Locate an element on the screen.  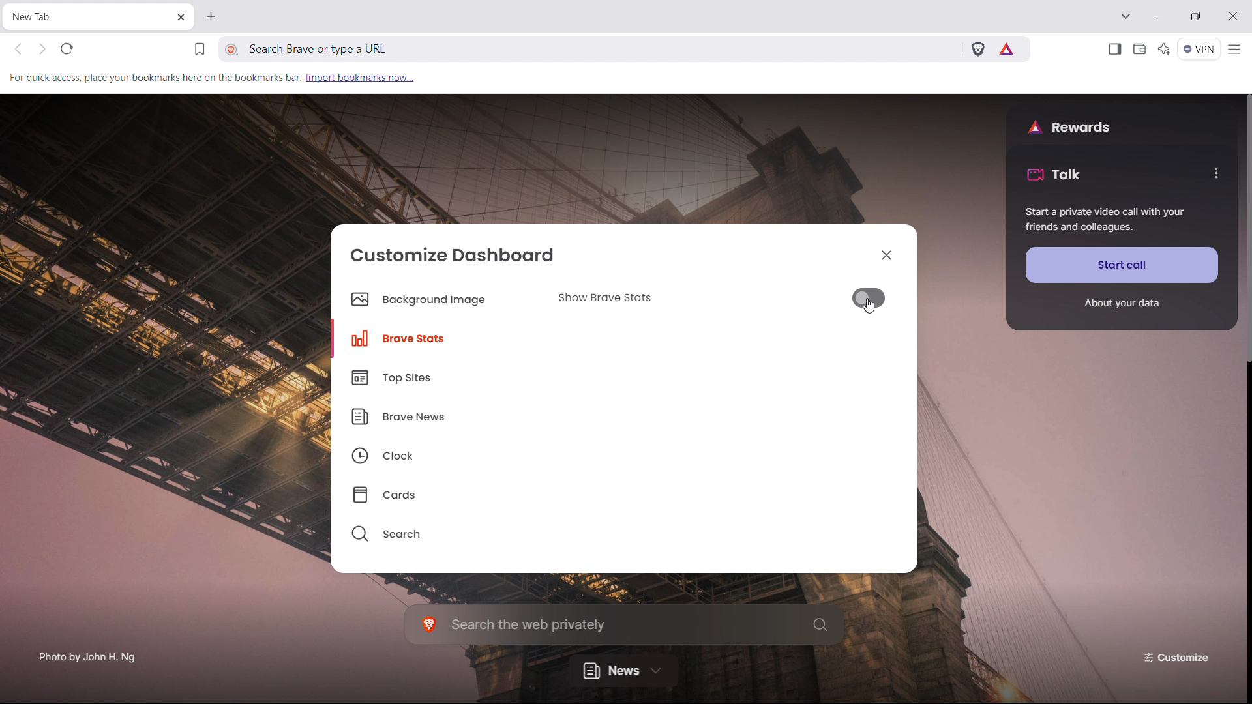
search the web privately is located at coordinates (625, 624).